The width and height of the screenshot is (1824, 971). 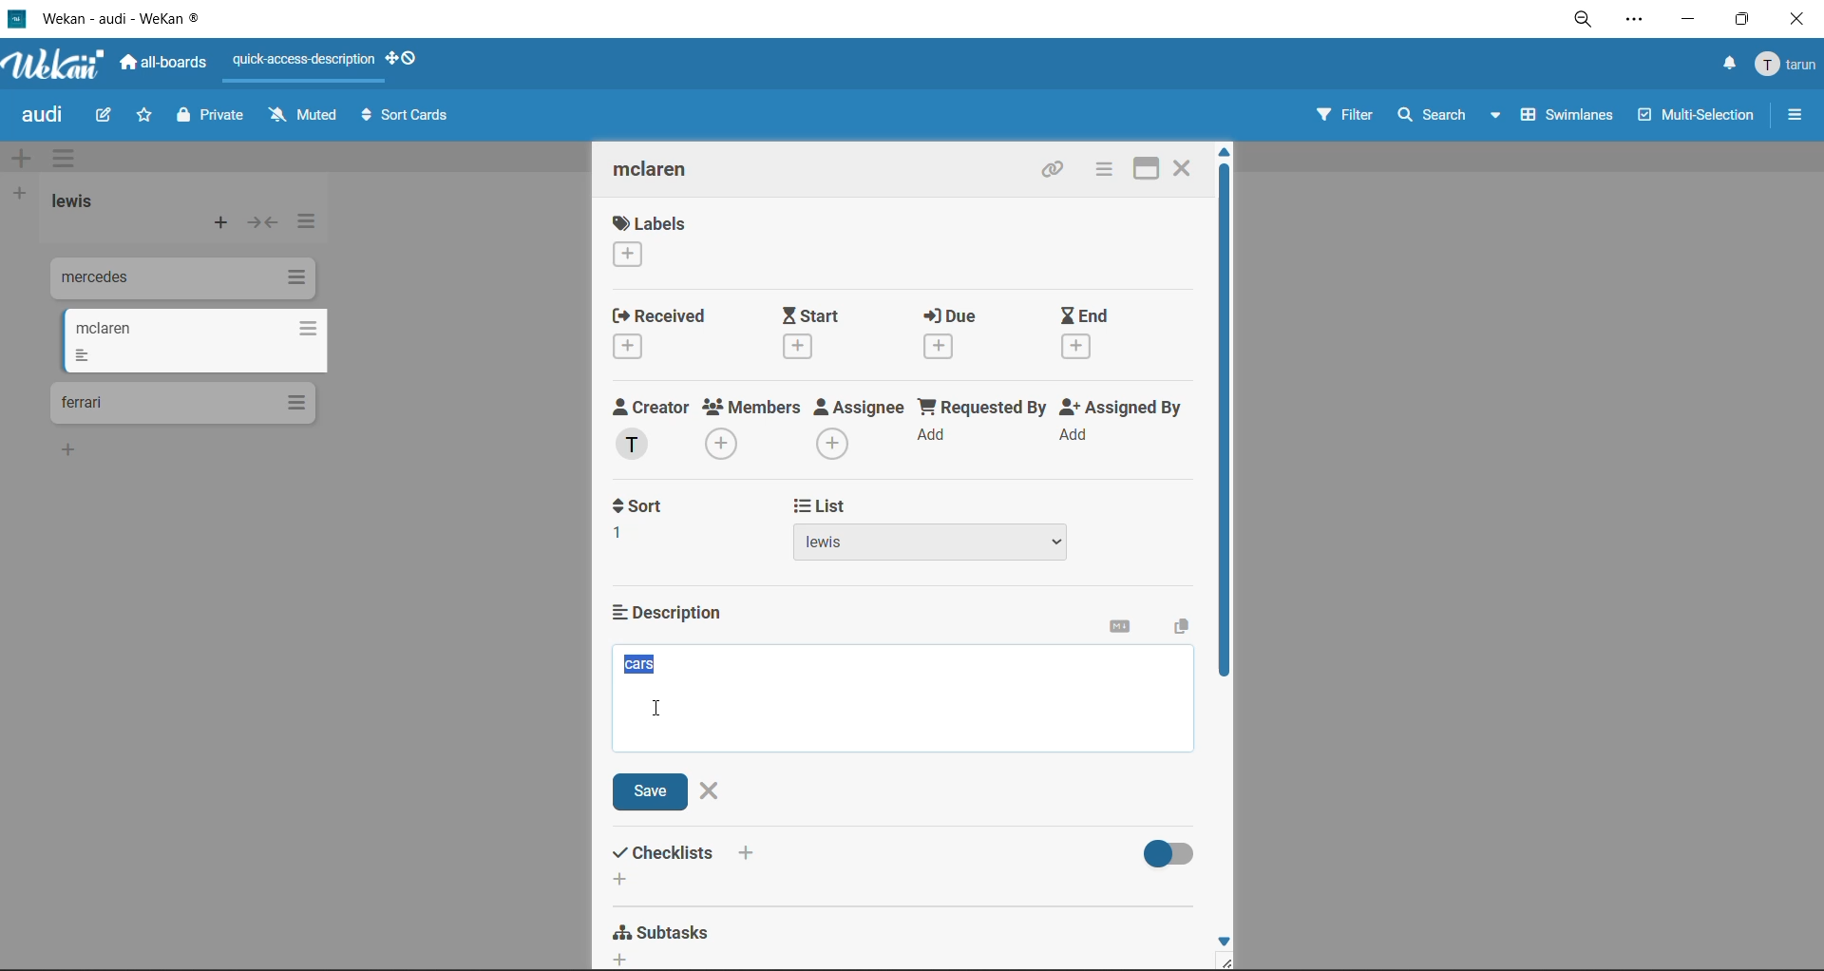 What do you see at coordinates (104, 117) in the screenshot?
I see `edit` at bounding box center [104, 117].